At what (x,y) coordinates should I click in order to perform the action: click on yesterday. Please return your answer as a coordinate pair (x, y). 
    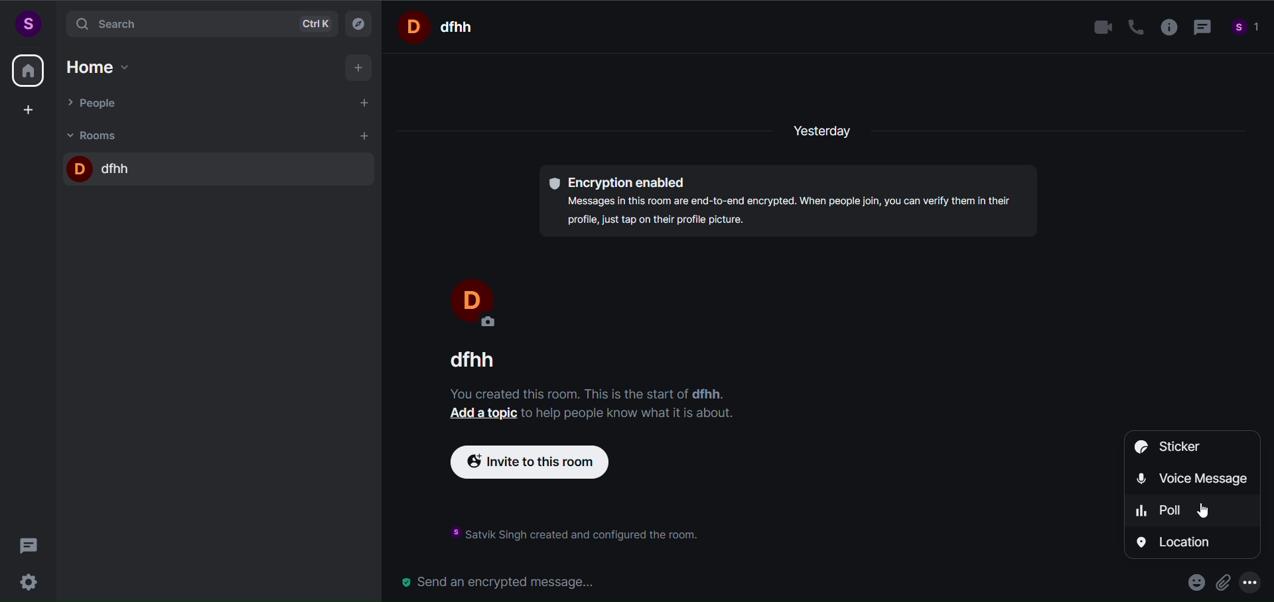
    Looking at the image, I should click on (828, 132).